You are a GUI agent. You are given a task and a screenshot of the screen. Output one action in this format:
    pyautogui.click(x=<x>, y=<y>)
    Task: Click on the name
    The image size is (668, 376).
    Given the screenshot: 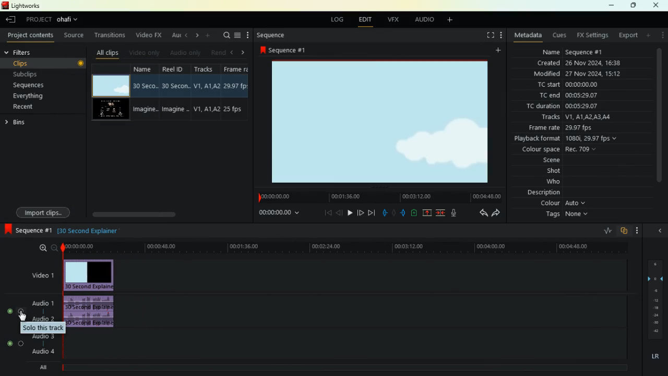 What is the action you would take?
    pyautogui.click(x=145, y=93)
    